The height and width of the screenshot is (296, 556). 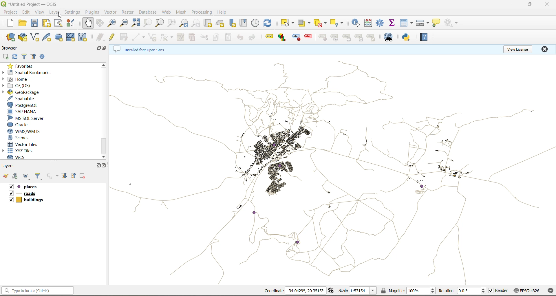 What do you see at coordinates (136, 24) in the screenshot?
I see `zoom full` at bounding box center [136, 24].